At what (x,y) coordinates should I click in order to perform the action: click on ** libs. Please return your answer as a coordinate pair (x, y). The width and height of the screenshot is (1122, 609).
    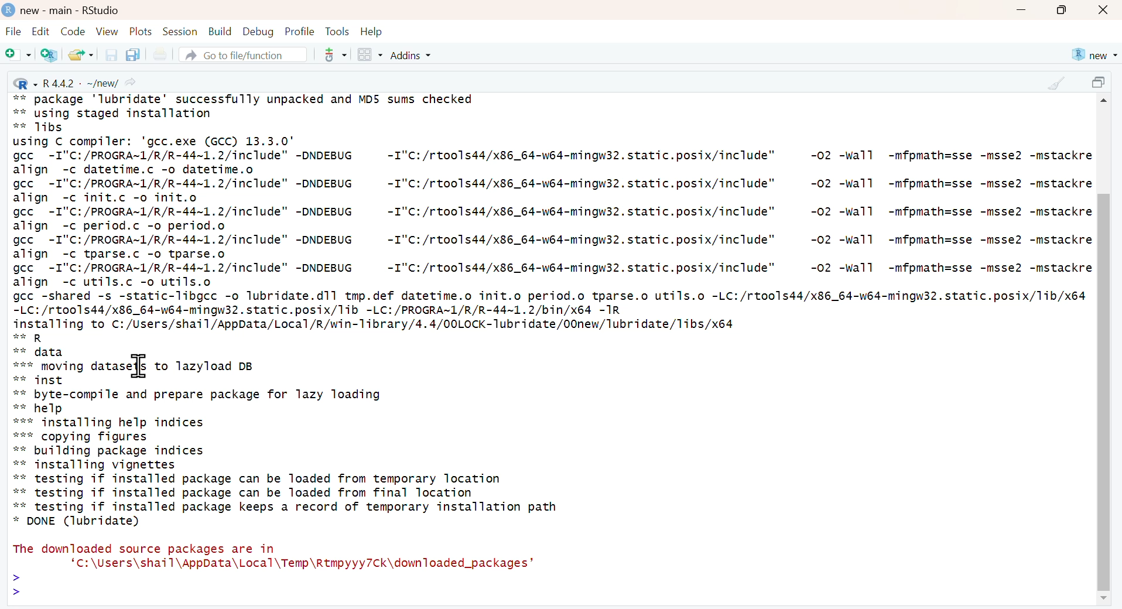
    Looking at the image, I should click on (44, 128).